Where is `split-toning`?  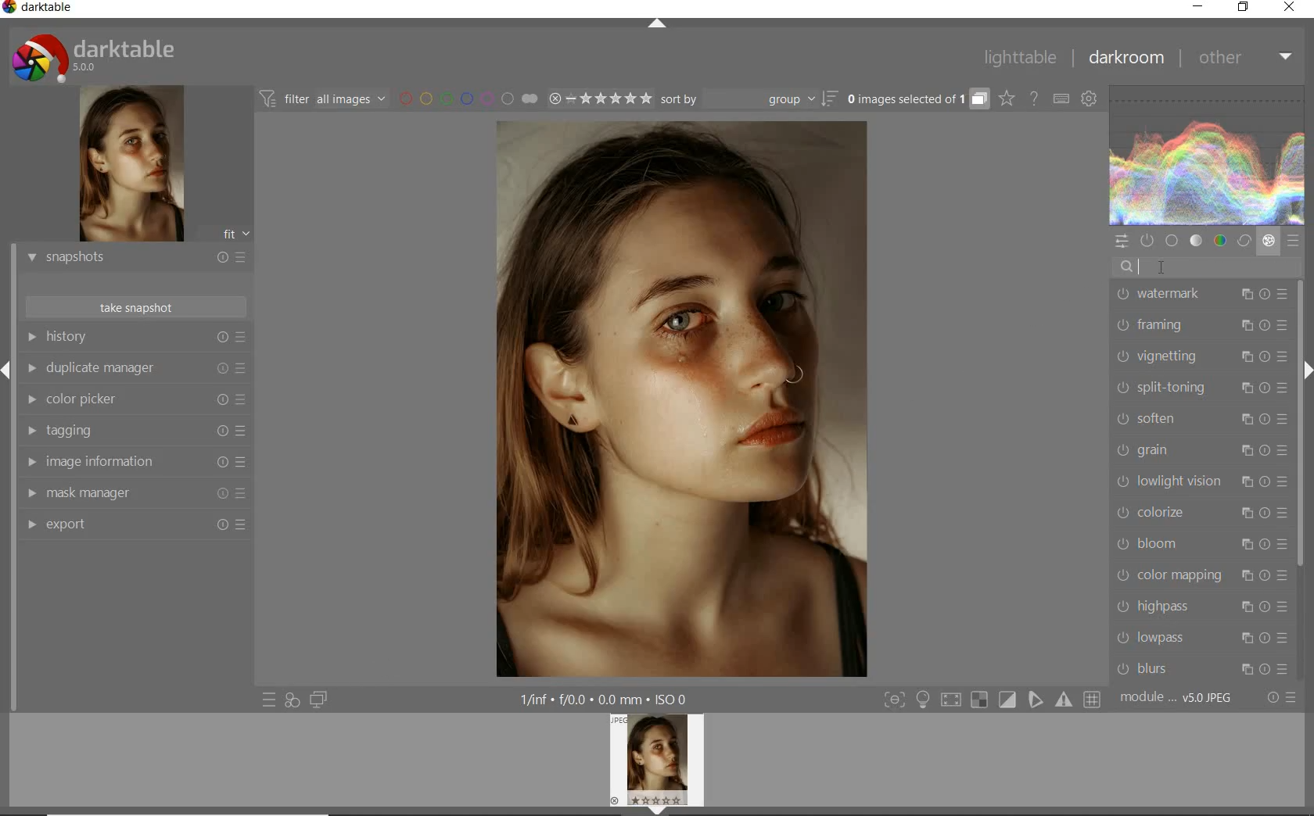
split-toning is located at coordinates (1201, 388).